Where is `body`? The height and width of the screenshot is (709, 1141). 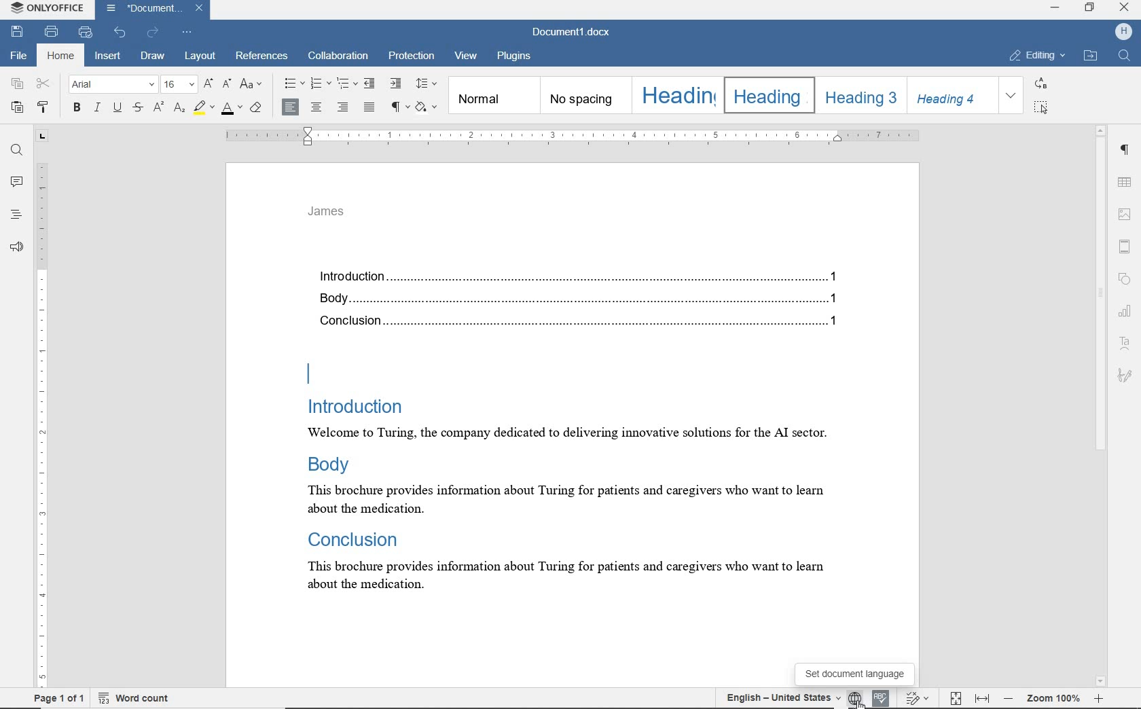
body is located at coordinates (334, 463).